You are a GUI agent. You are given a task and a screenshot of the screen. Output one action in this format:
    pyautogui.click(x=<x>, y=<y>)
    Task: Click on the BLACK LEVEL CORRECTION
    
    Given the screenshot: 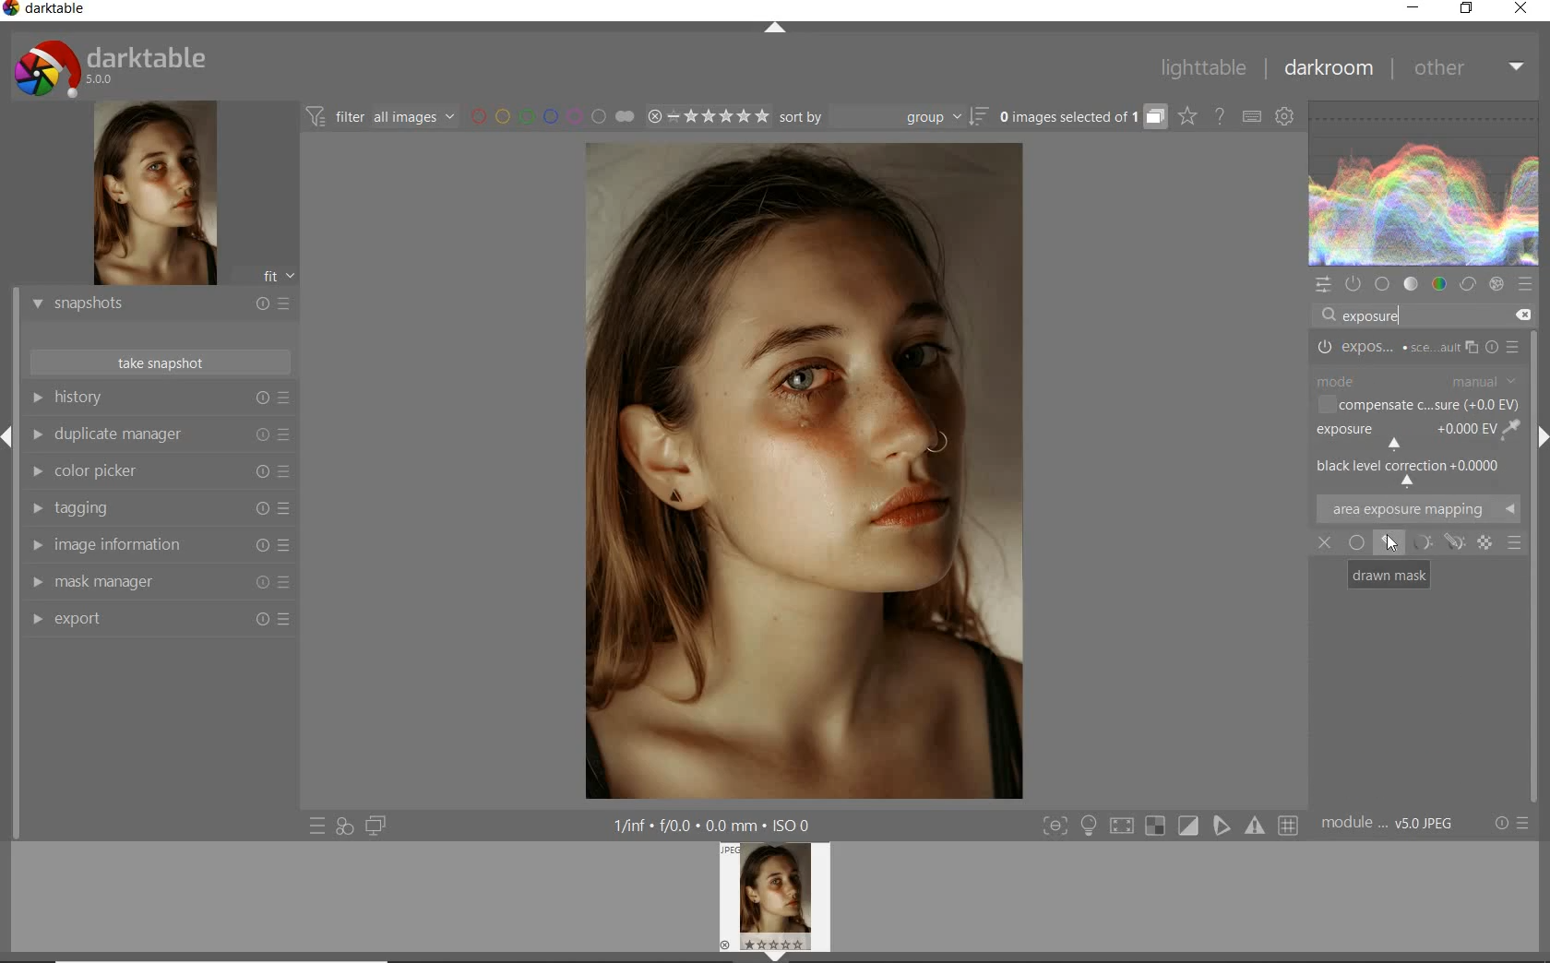 What is the action you would take?
    pyautogui.click(x=1412, y=472)
    